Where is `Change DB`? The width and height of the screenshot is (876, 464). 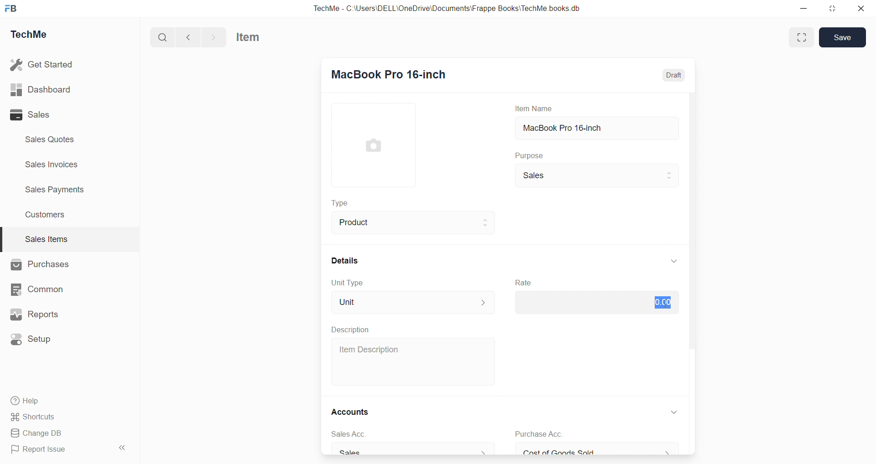
Change DB is located at coordinates (37, 433).